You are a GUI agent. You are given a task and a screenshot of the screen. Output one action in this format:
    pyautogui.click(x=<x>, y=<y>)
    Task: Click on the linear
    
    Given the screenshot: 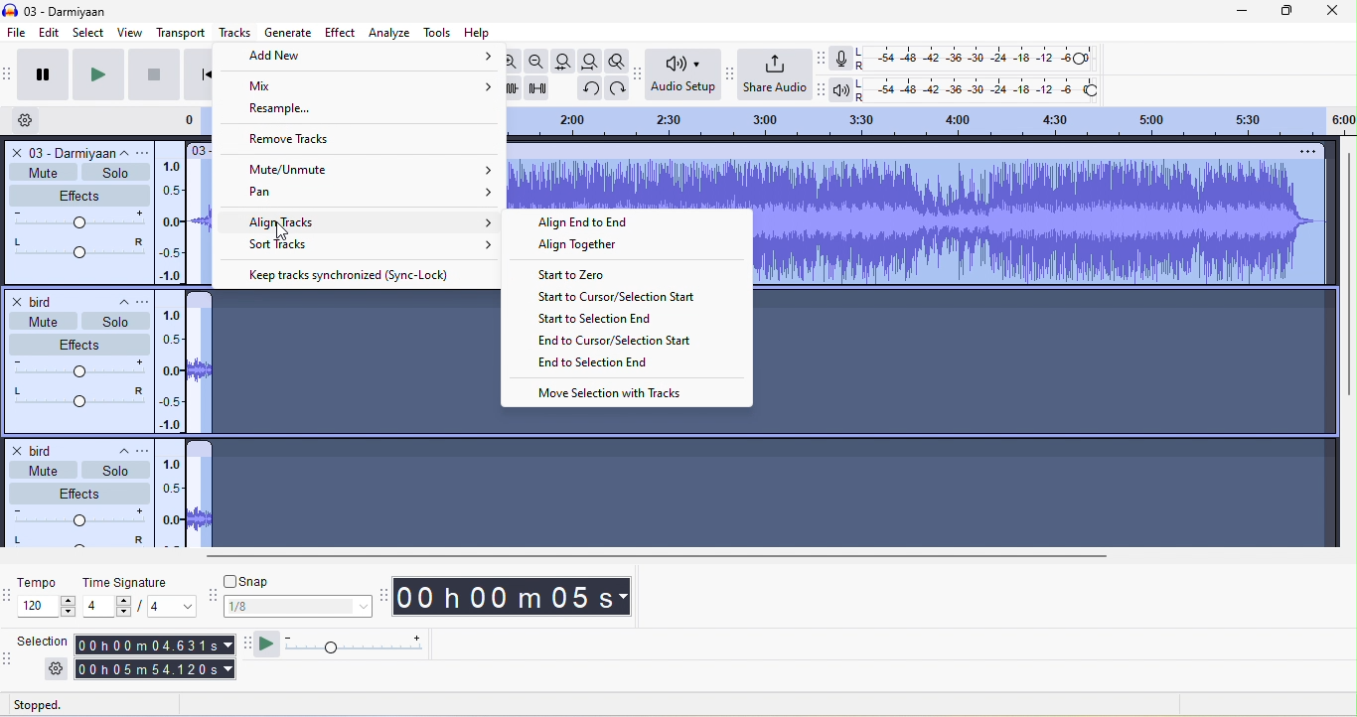 What is the action you would take?
    pyautogui.click(x=172, y=215)
    